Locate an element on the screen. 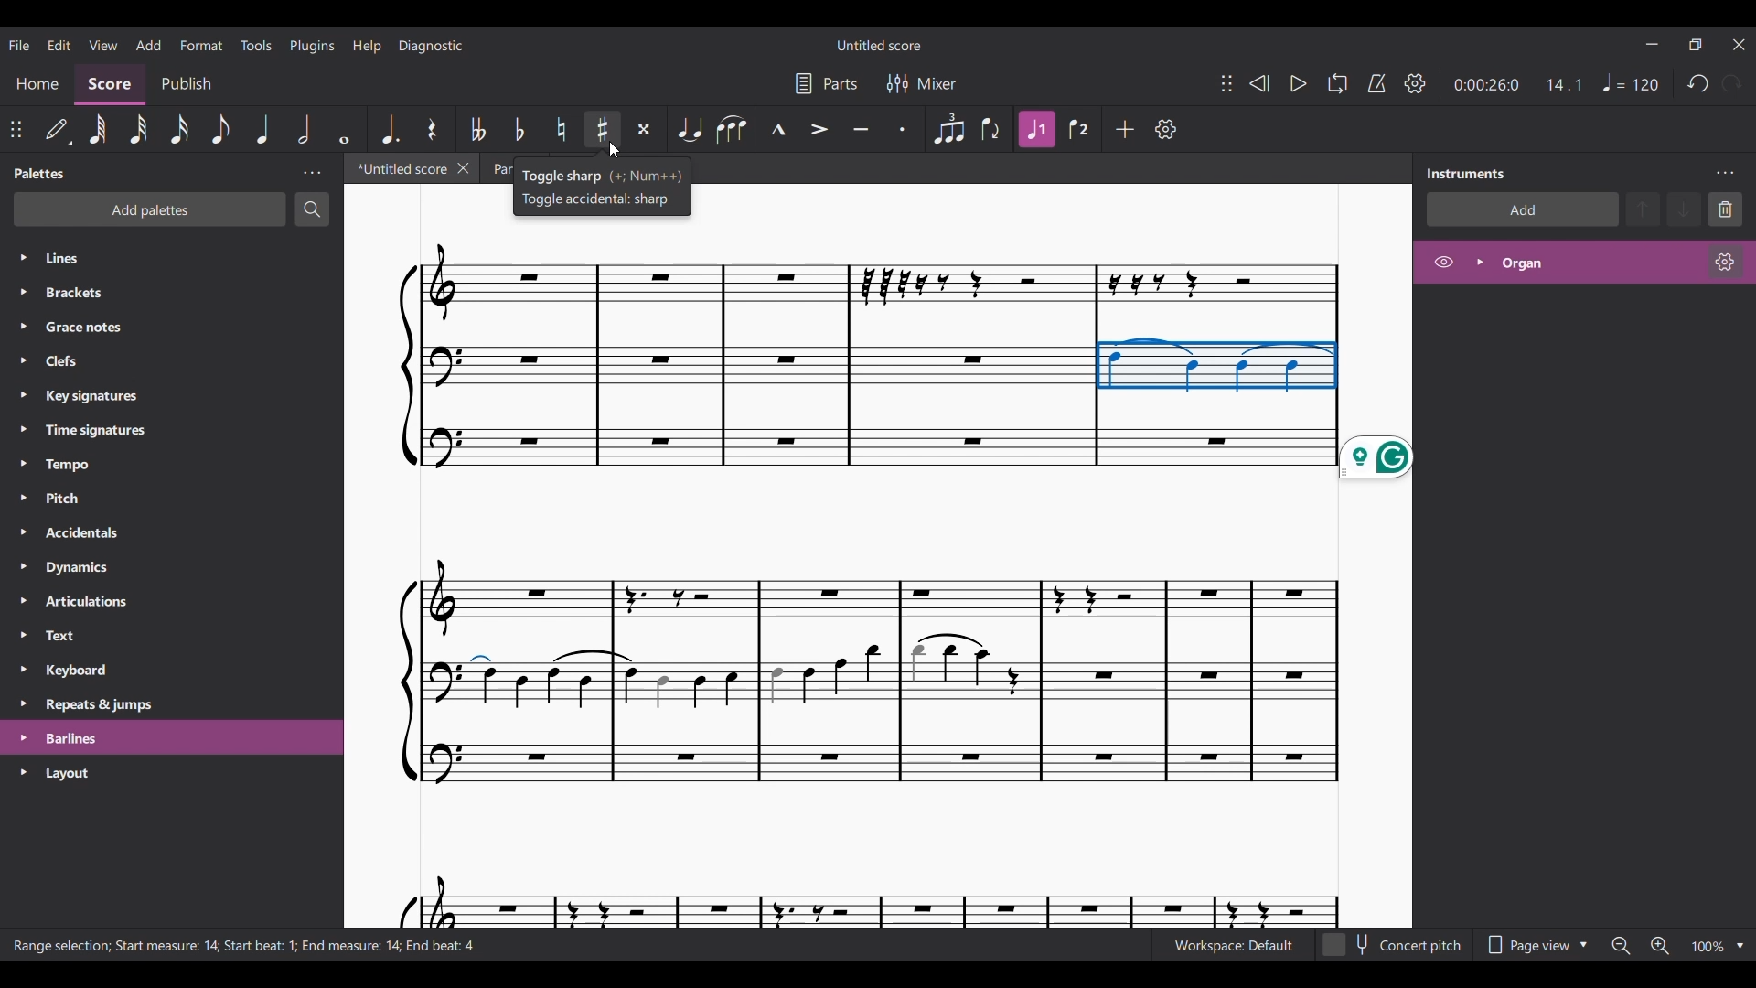  Current ratio and duration is located at coordinates (1517, 83).